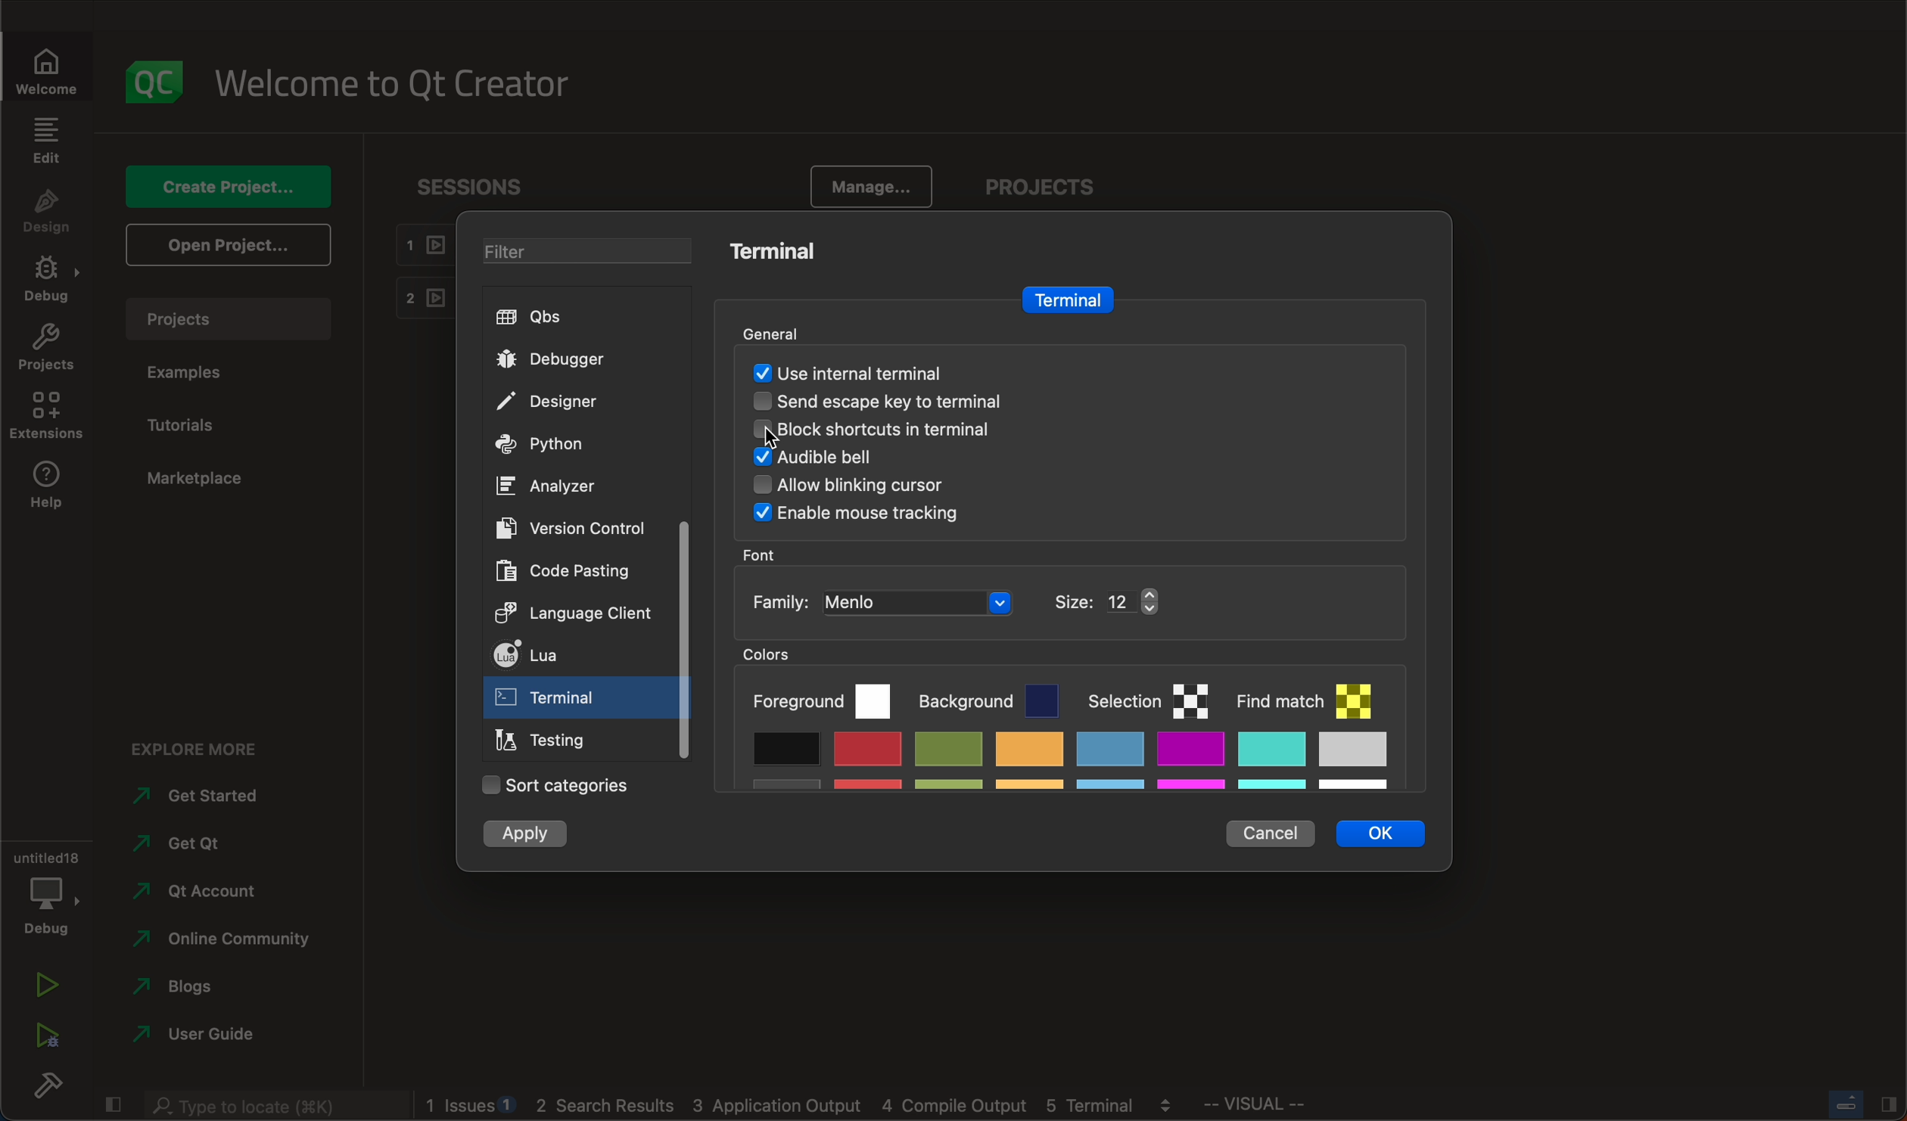 This screenshot has width=1907, height=1121. Describe the element at coordinates (850, 372) in the screenshot. I see `auto detected` at that location.